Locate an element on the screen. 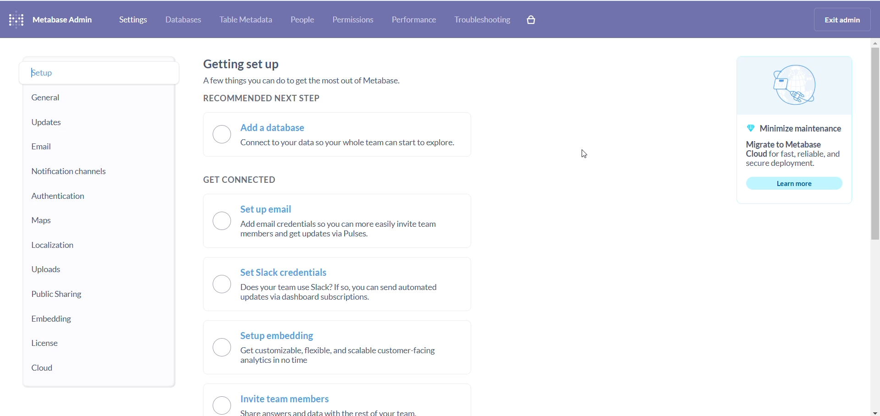 Image resolution: width=880 pixels, height=416 pixels. move down is located at coordinates (874, 413).